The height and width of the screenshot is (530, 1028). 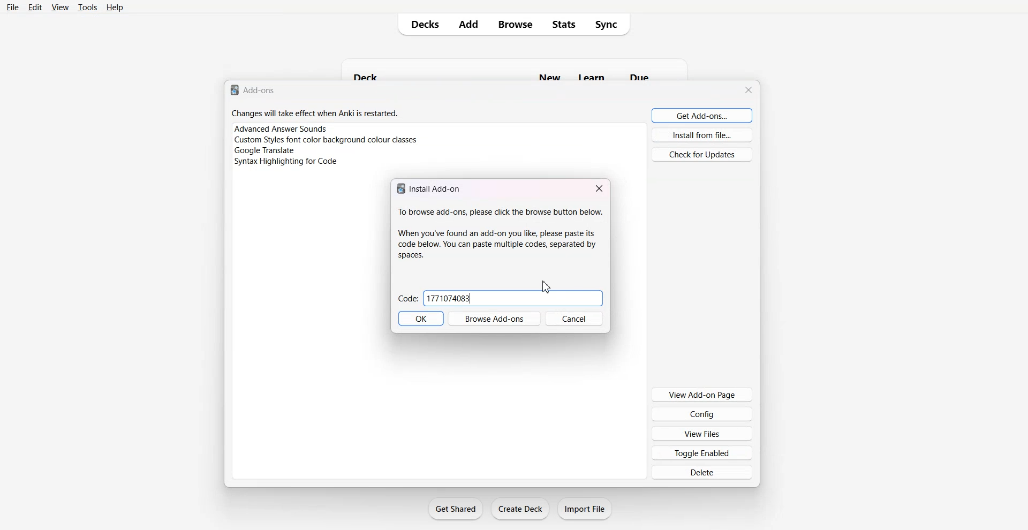 What do you see at coordinates (315, 113) in the screenshot?
I see `changes will take effect when Anki is restarted.` at bounding box center [315, 113].